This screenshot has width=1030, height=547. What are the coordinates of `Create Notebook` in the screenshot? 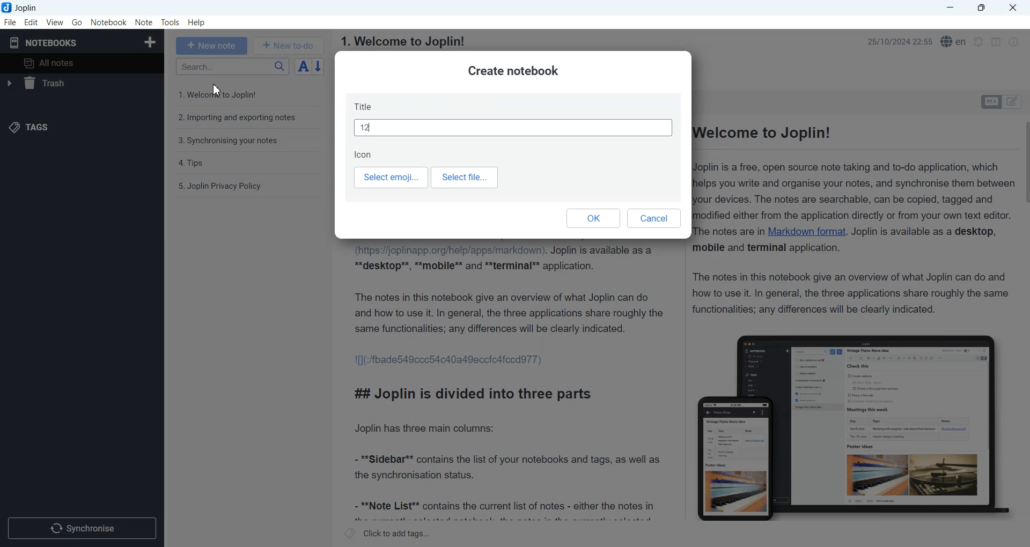 It's located at (151, 41).